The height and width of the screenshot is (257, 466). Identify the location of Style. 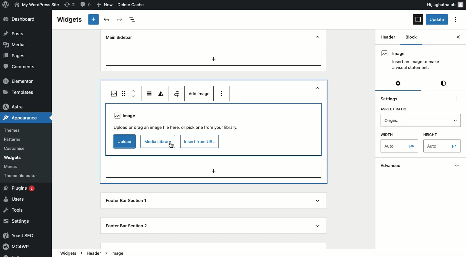
(444, 83).